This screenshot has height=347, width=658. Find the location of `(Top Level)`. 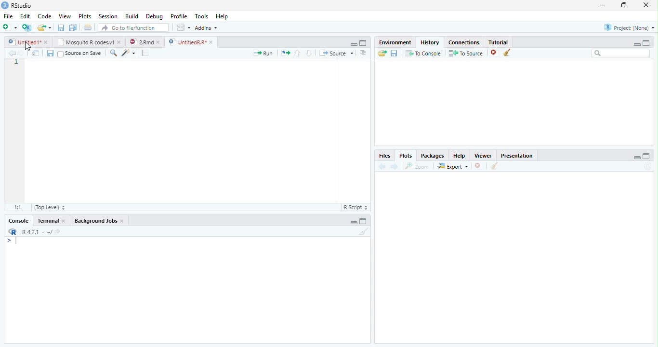

(Top Level) is located at coordinates (51, 207).